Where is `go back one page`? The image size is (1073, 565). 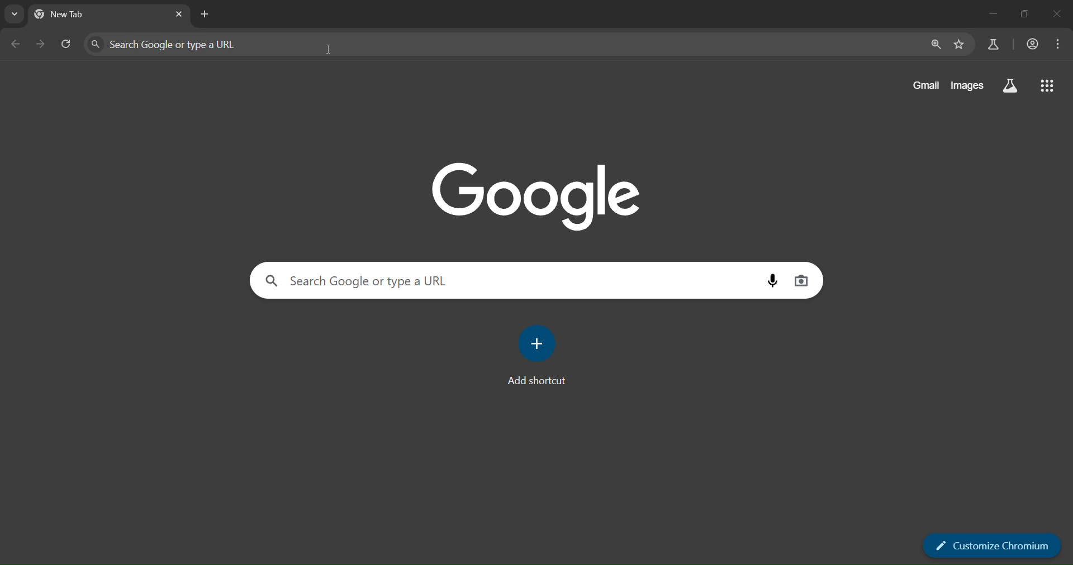 go back one page is located at coordinates (18, 45).